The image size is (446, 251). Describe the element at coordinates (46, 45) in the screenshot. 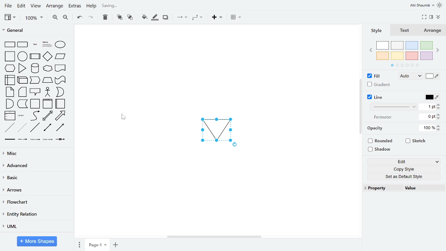

I see `heading` at that location.